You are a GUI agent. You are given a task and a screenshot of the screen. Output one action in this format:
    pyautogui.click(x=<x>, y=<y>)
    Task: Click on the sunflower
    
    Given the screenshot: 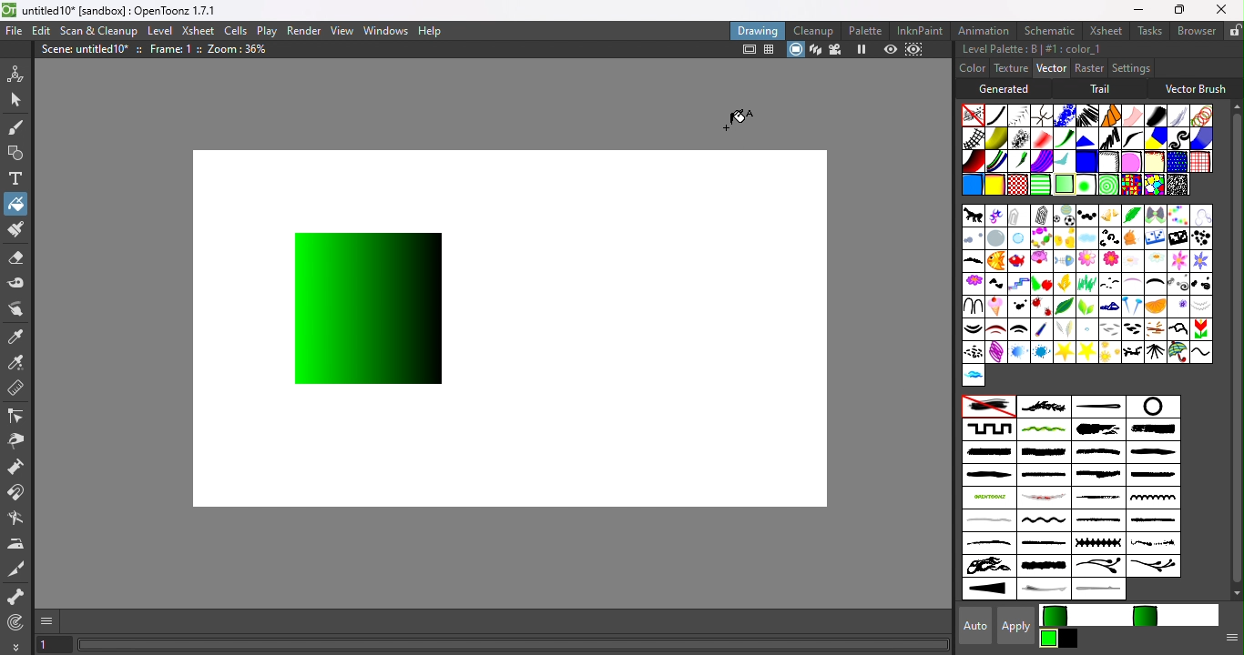 What is the action you would take?
    pyautogui.click(x=1110, y=352)
    